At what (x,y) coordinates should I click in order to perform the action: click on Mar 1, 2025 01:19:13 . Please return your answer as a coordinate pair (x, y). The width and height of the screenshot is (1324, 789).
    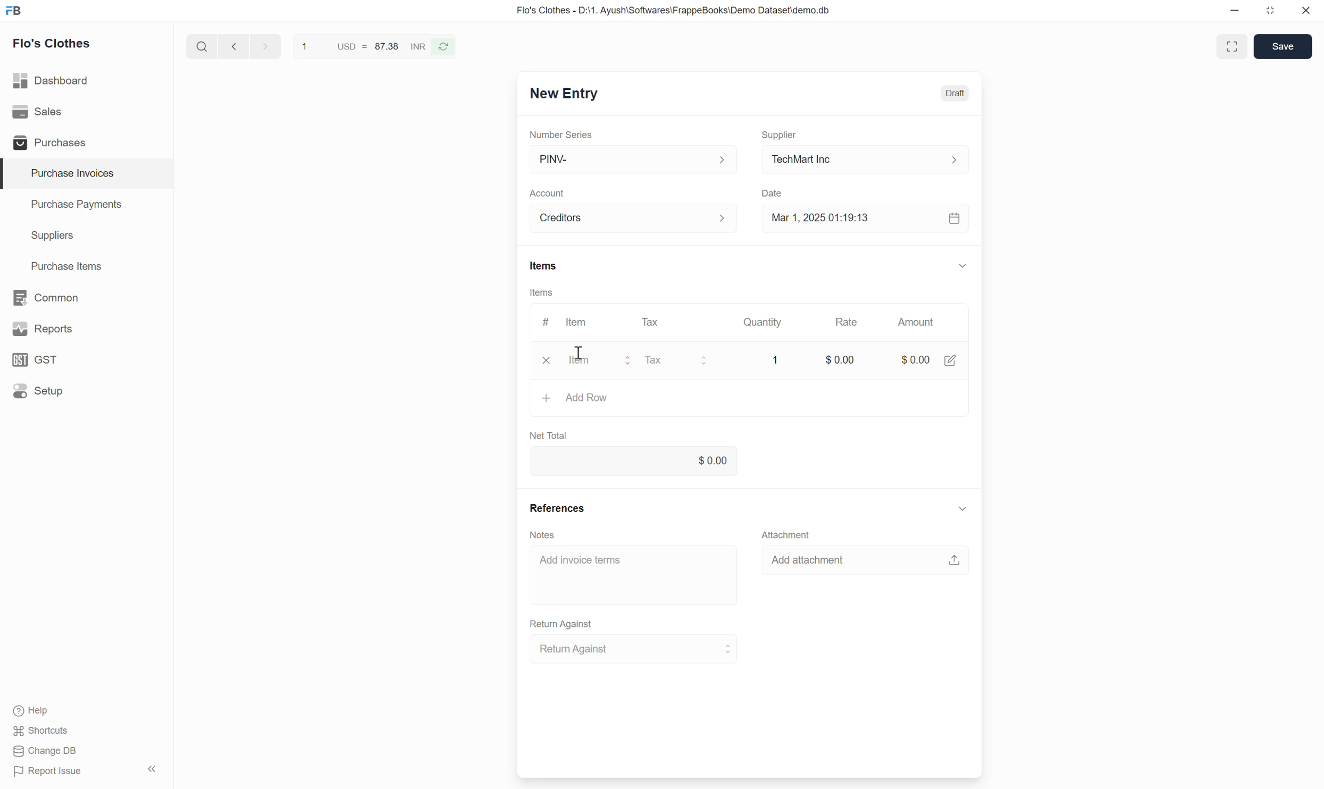
    Looking at the image, I should click on (862, 219).